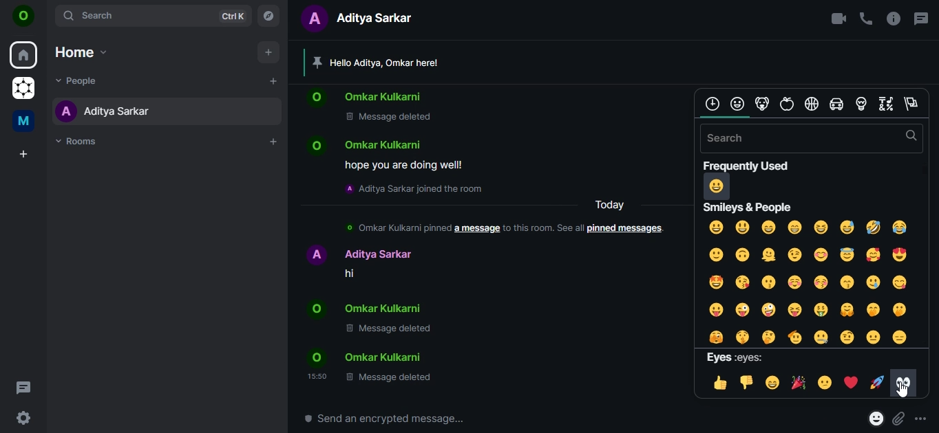  Describe the element at coordinates (848, 336) in the screenshot. I see `face with raised eyebrow` at that location.